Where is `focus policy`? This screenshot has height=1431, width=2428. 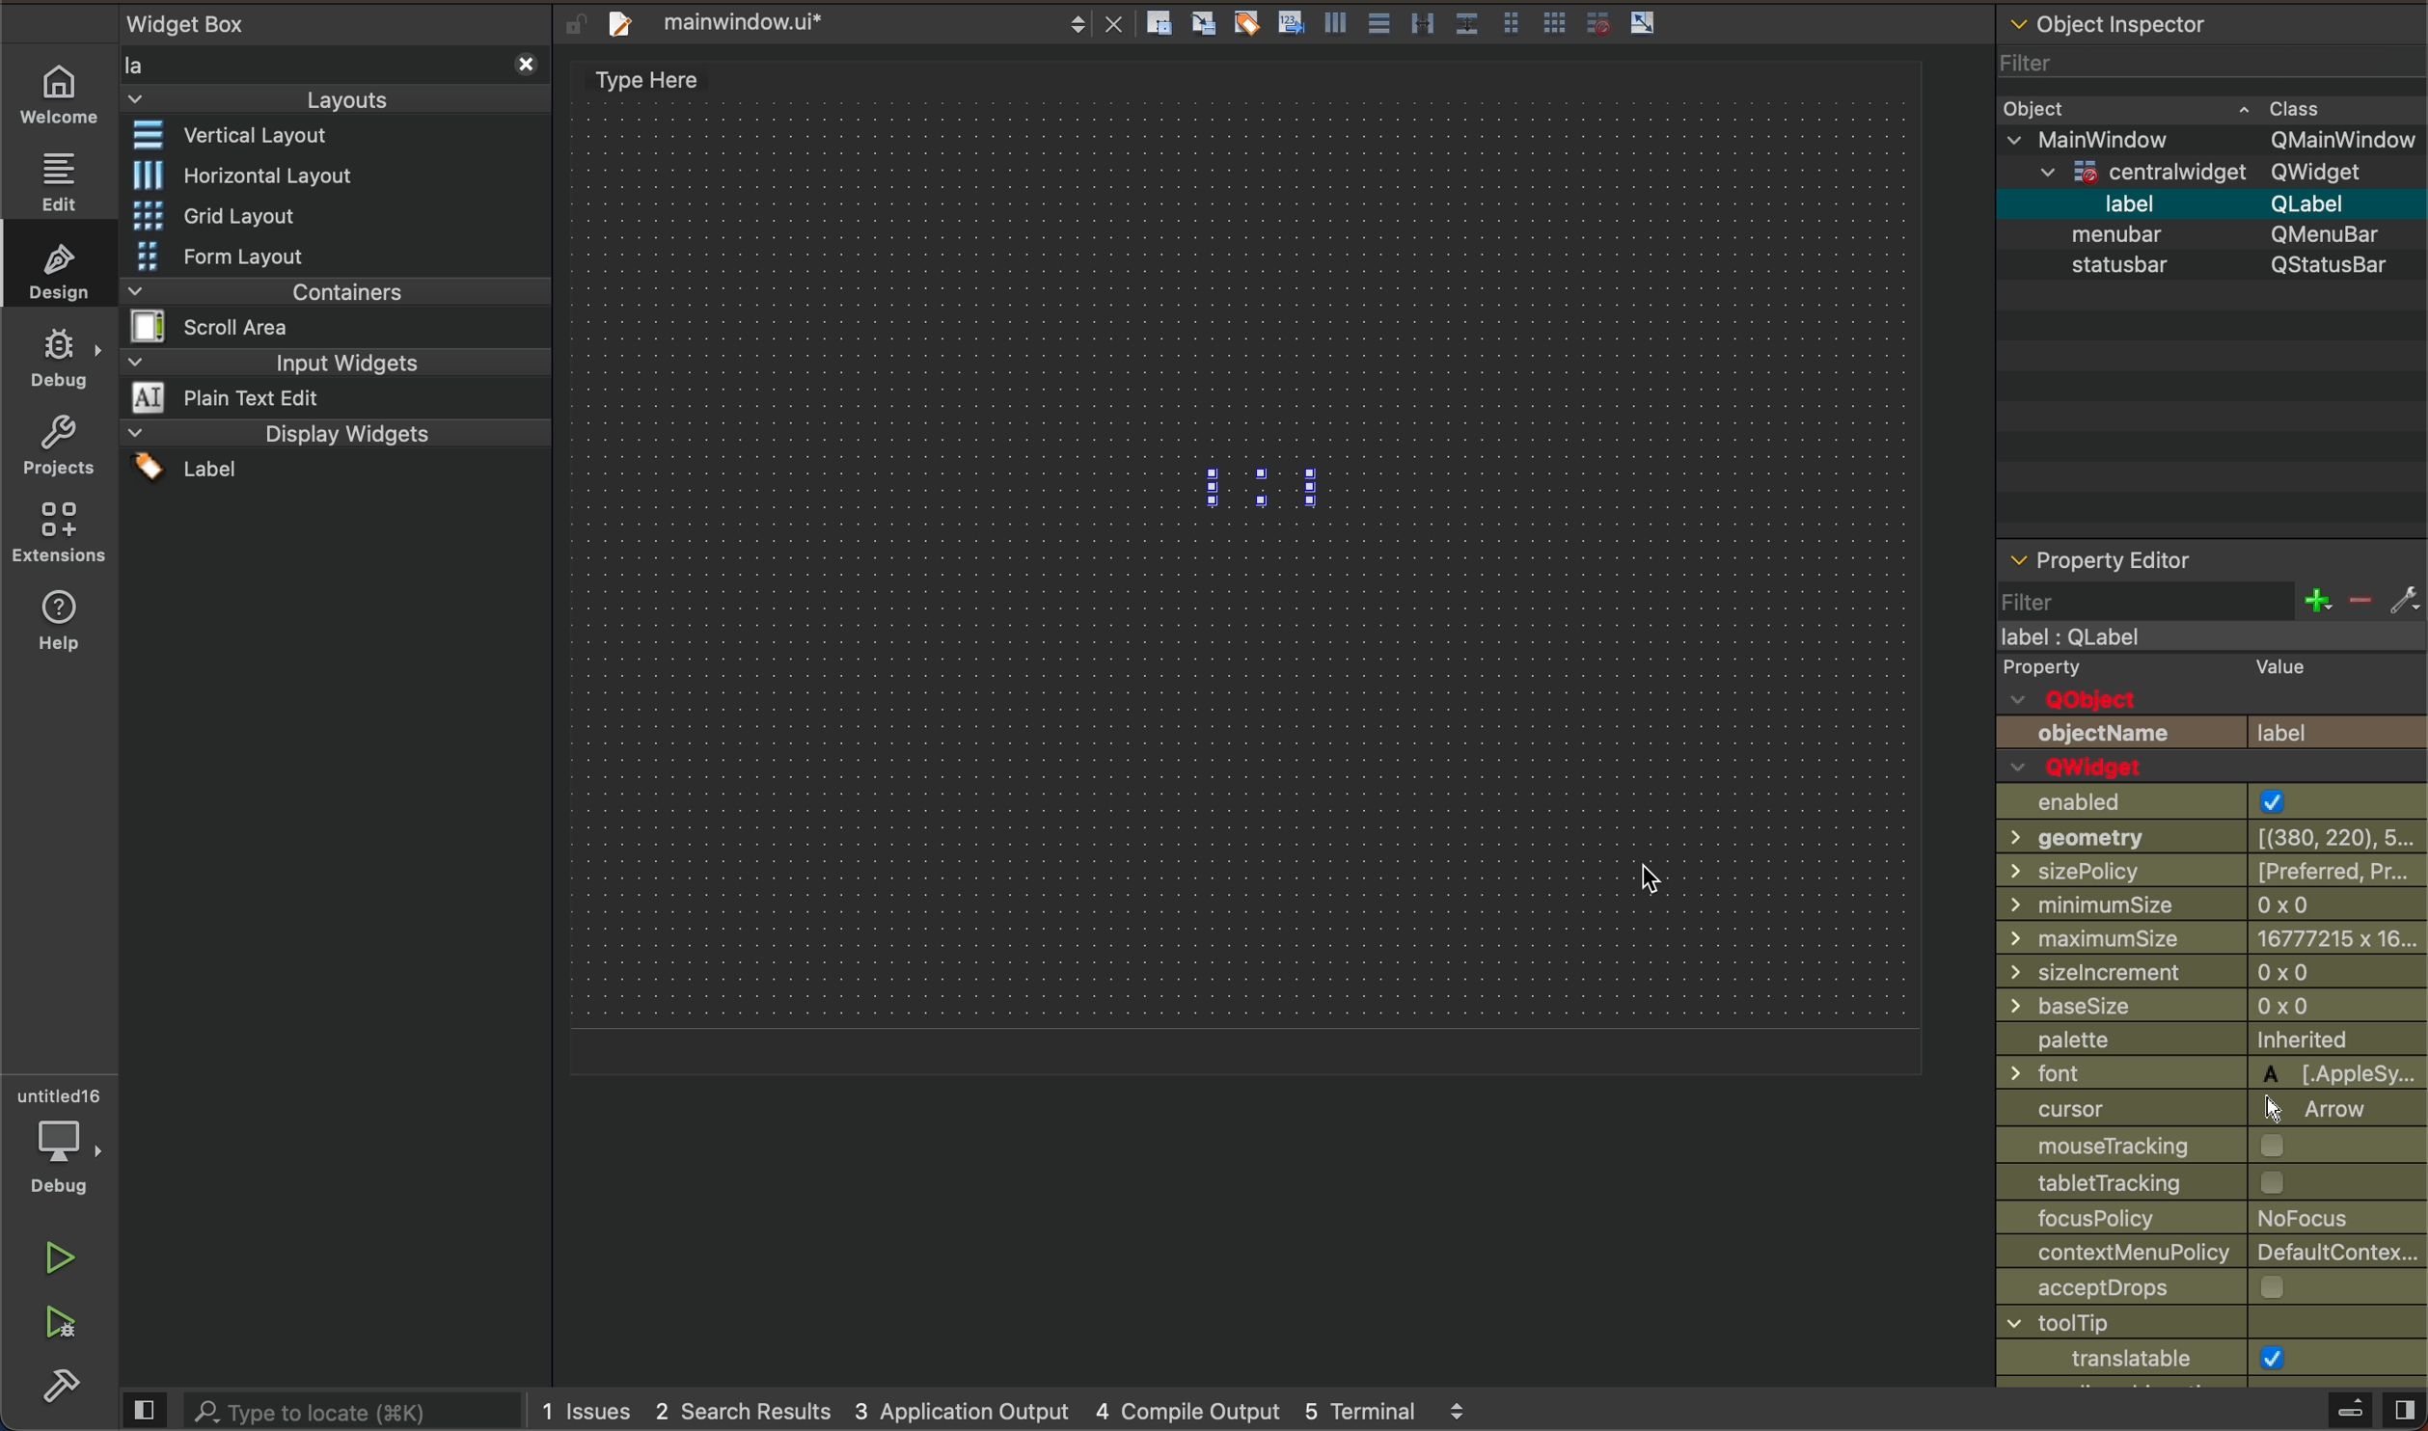 focus policy is located at coordinates (2213, 1220).